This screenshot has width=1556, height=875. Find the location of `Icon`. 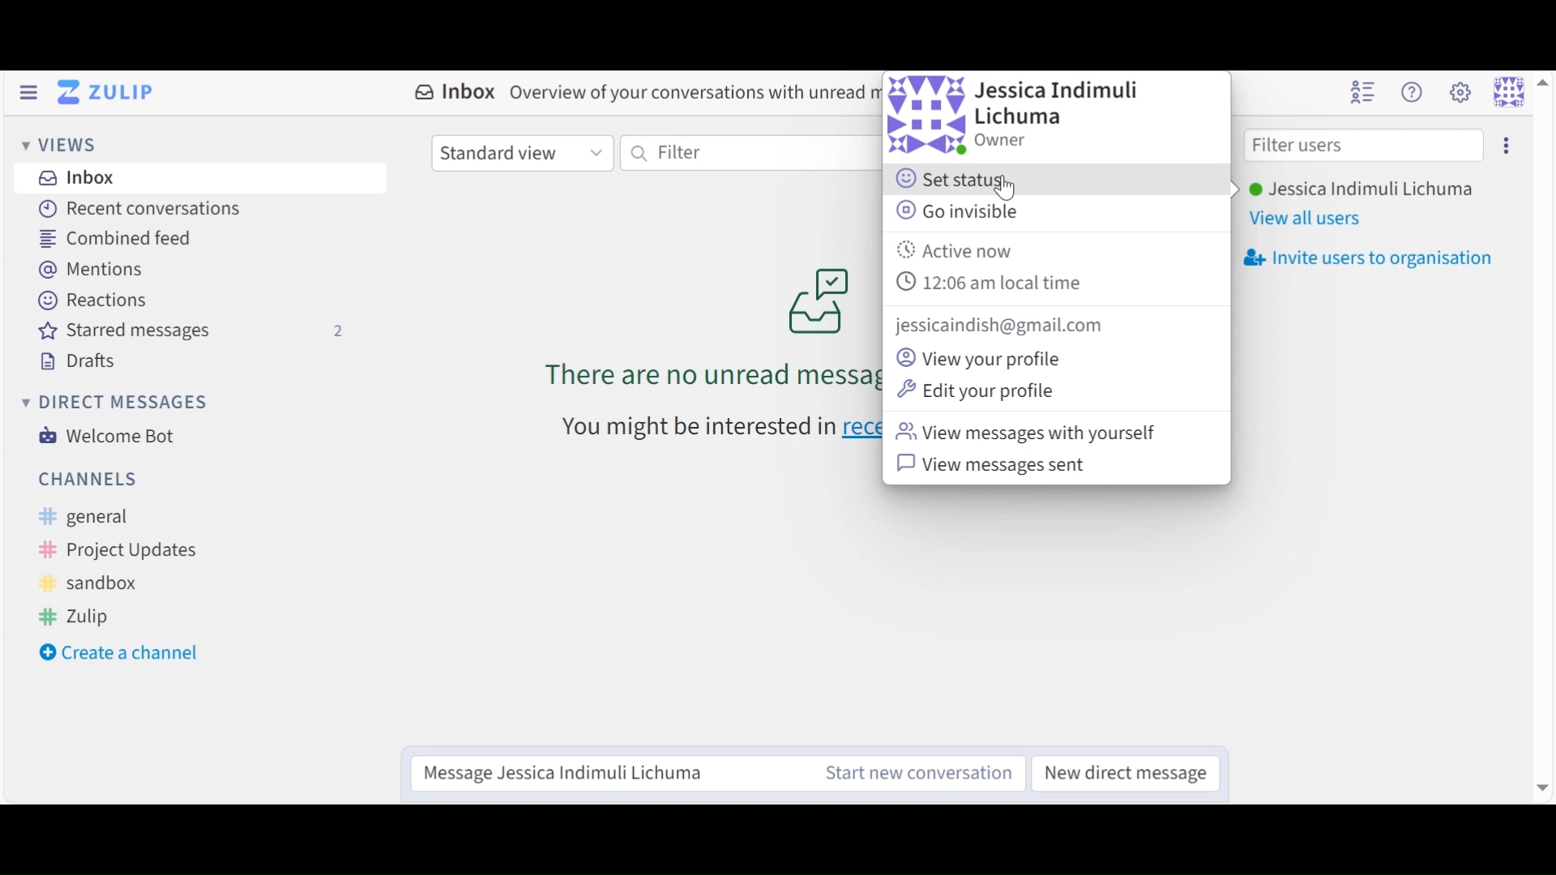

Icon is located at coordinates (927, 115).